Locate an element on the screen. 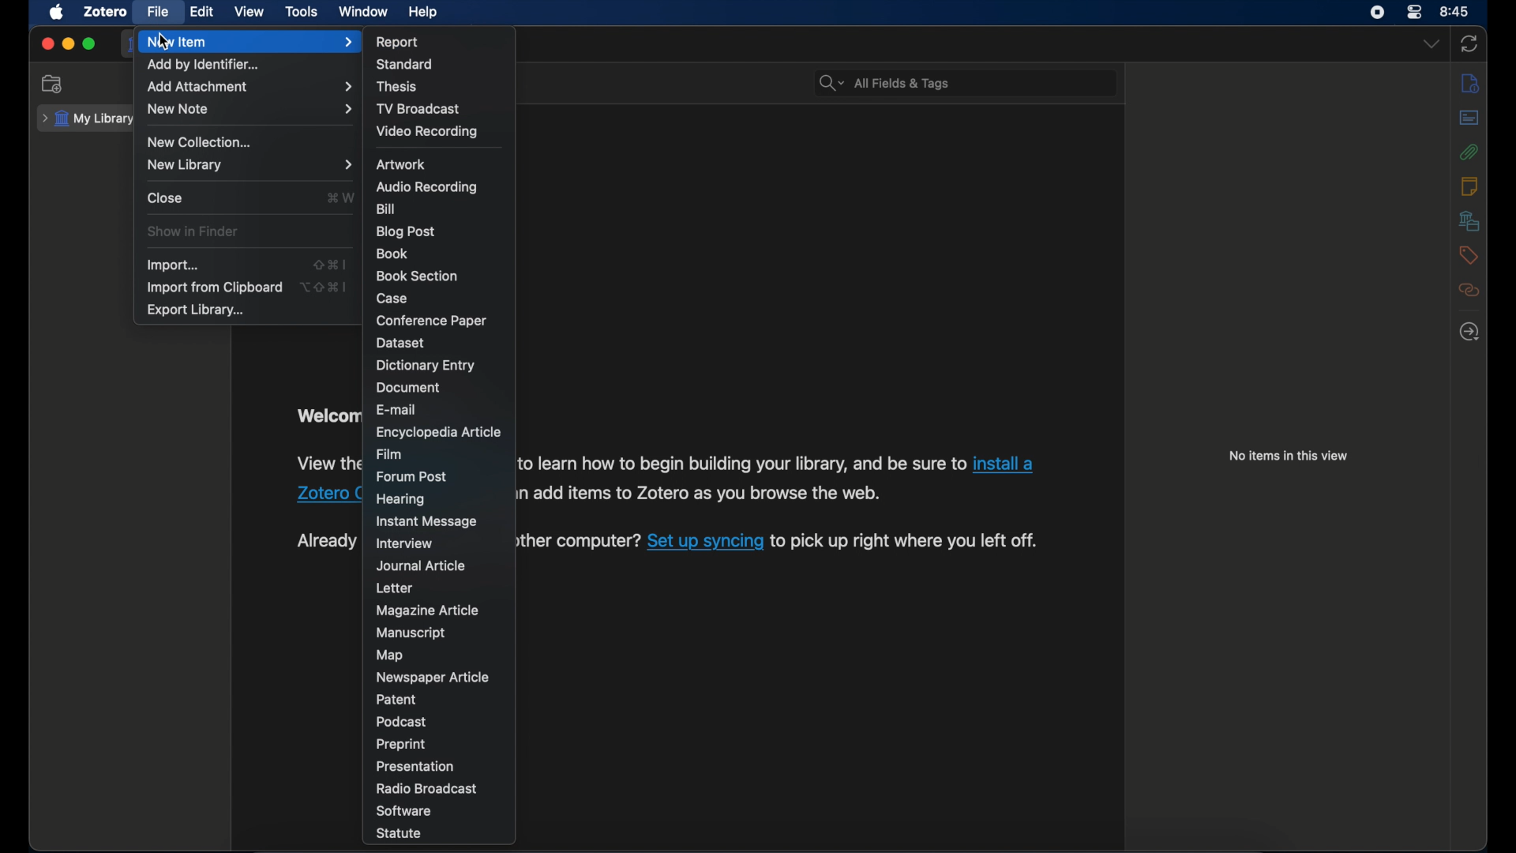  interview is located at coordinates (407, 543).